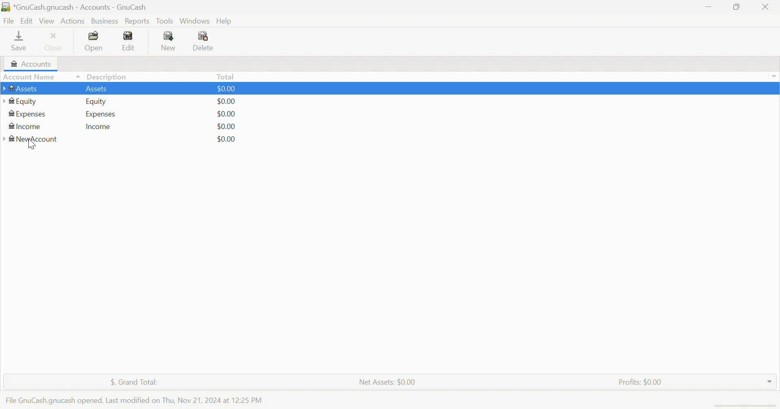 The image size is (780, 409). What do you see at coordinates (226, 126) in the screenshot?
I see `$0.00` at bounding box center [226, 126].